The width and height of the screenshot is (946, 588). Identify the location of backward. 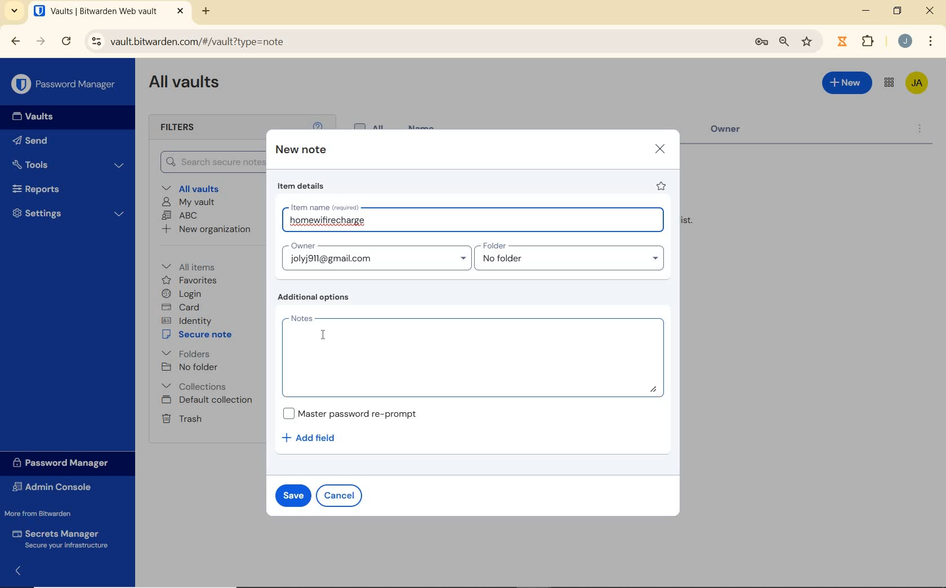
(16, 42).